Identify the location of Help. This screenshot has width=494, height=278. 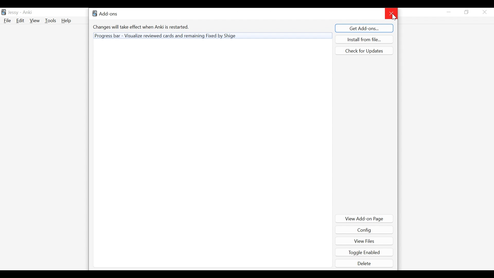
(67, 21).